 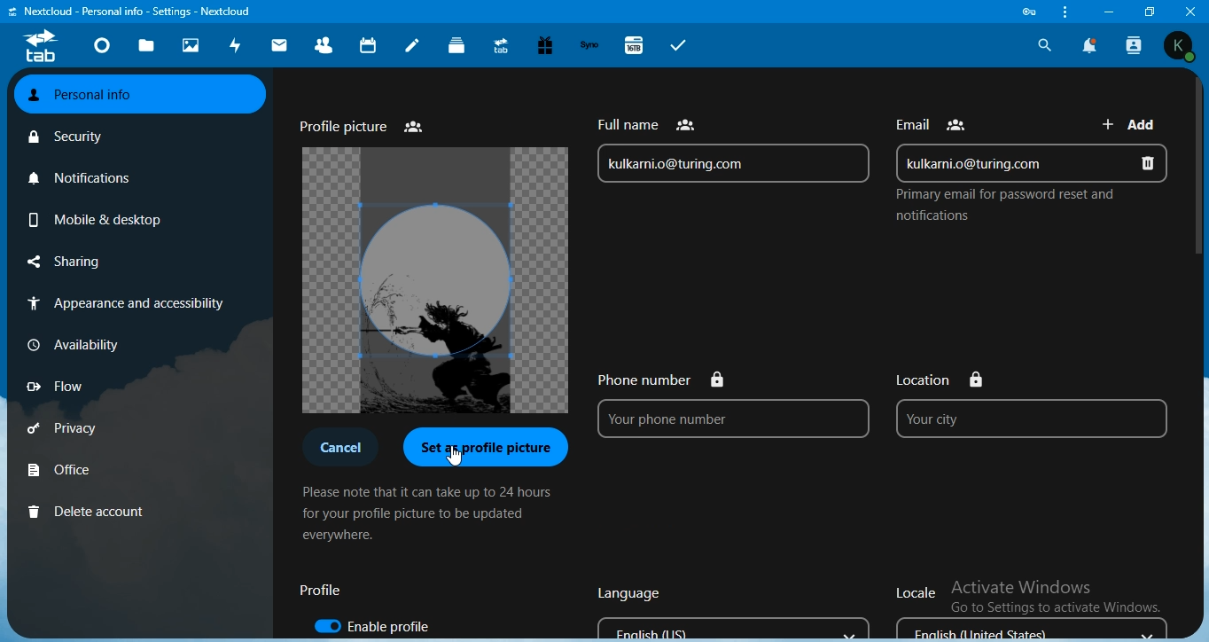 What do you see at coordinates (1042, 44) in the screenshot?
I see `search` at bounding box center [1042, 44].